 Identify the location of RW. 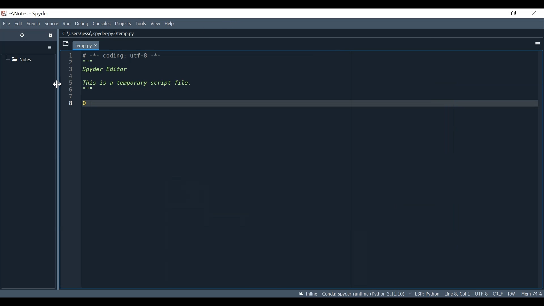
(511, 293).